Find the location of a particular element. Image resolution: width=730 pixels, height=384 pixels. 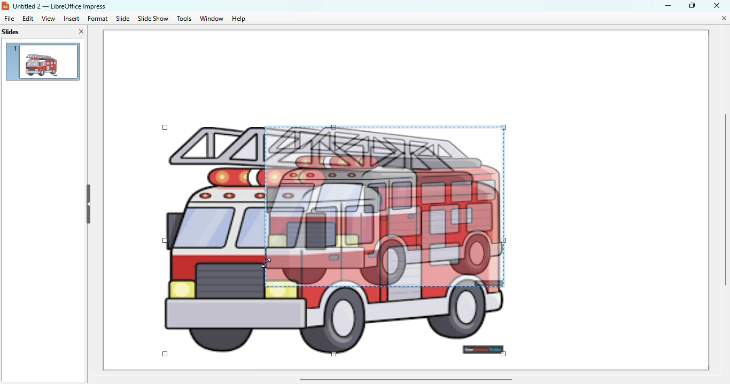

resizing preview is located at coordinates (385, 205).